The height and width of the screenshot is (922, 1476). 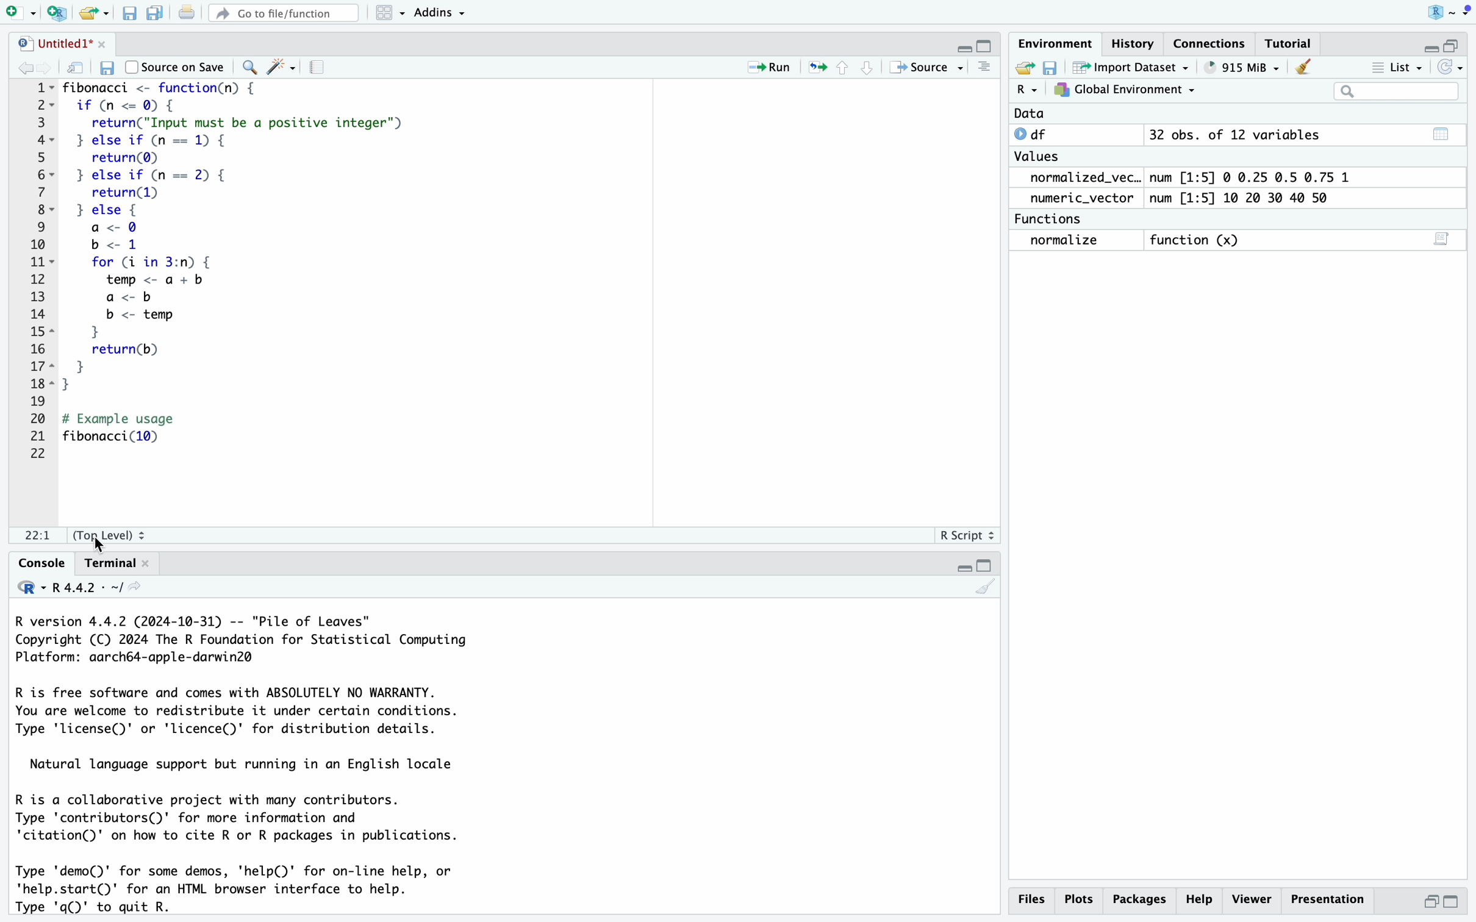 What do you see at coordinates (1081, 176) in the screenshot?
I see `normalized_vec..` at bounding box center [1081, 176].